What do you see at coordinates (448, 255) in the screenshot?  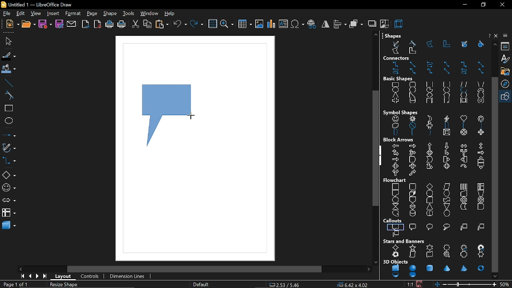 I see `signet` at bounding box center [448, 255].